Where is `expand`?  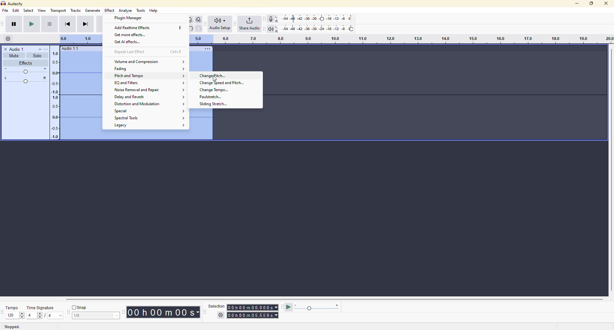 expand is located at coordinates (184, 90).